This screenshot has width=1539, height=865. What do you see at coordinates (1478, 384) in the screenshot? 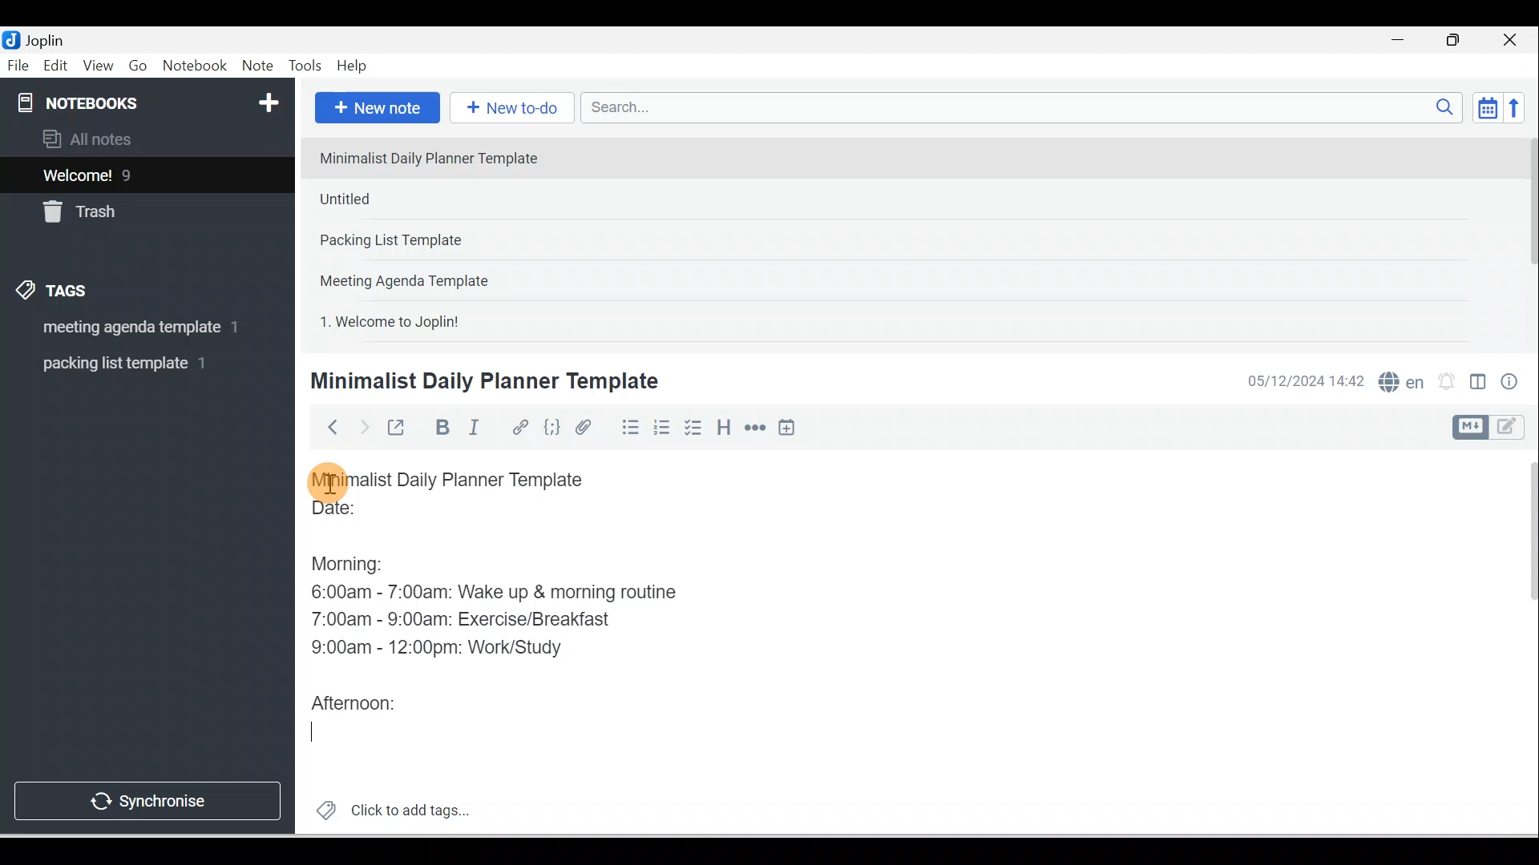
I see `Toggle editors` at bounding box center [1478, 384].